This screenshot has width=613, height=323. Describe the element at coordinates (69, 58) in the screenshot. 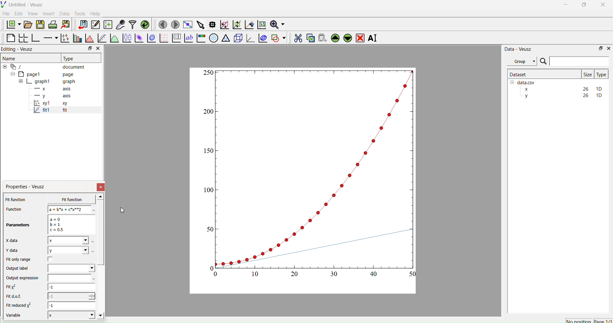

I see `Type` at that location.